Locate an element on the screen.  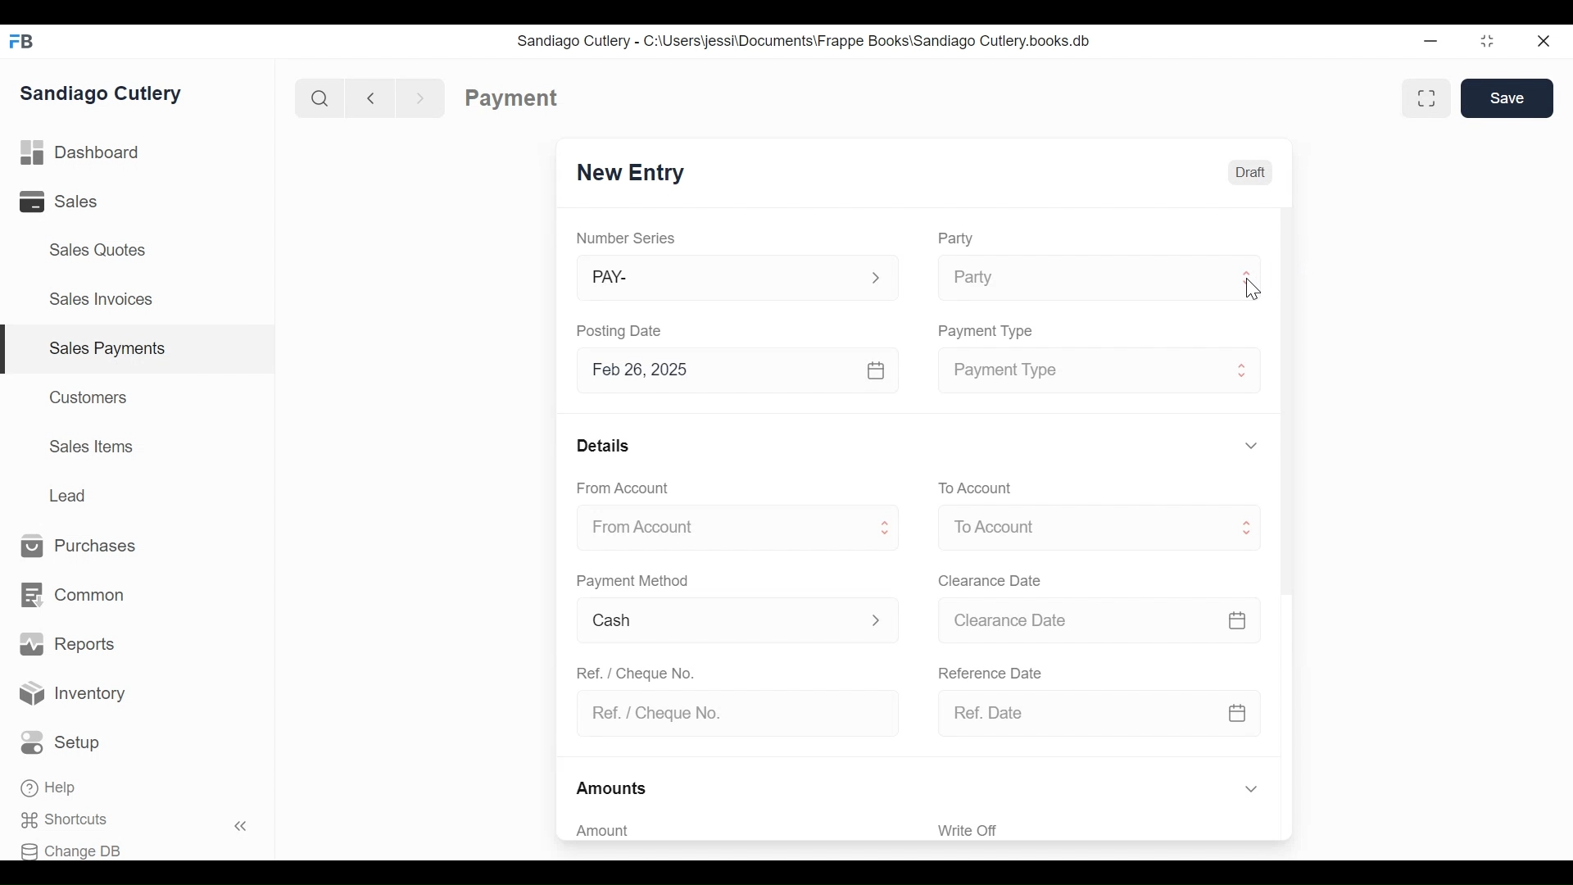
Cash is located at coordinates (719, 621).